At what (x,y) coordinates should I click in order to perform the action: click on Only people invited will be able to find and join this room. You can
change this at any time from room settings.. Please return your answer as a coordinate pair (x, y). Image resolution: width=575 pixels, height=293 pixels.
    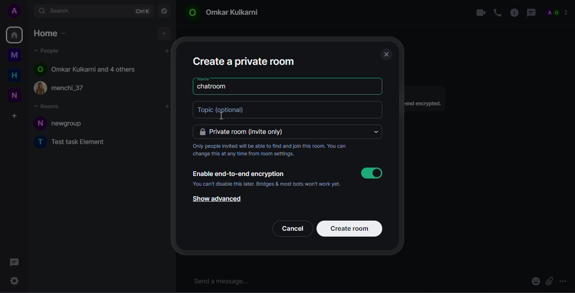
    Looking at the image, I should click on (272, 150).